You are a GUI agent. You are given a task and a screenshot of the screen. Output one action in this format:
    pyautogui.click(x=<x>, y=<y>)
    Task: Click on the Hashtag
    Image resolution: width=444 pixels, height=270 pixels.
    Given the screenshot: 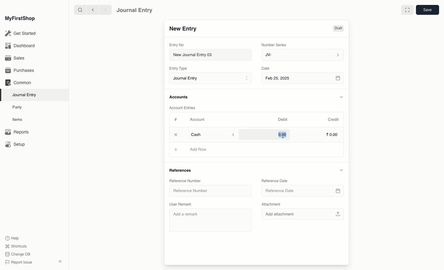 What is the action you would take?
    pyautogui.click(x=177, y=120)
    